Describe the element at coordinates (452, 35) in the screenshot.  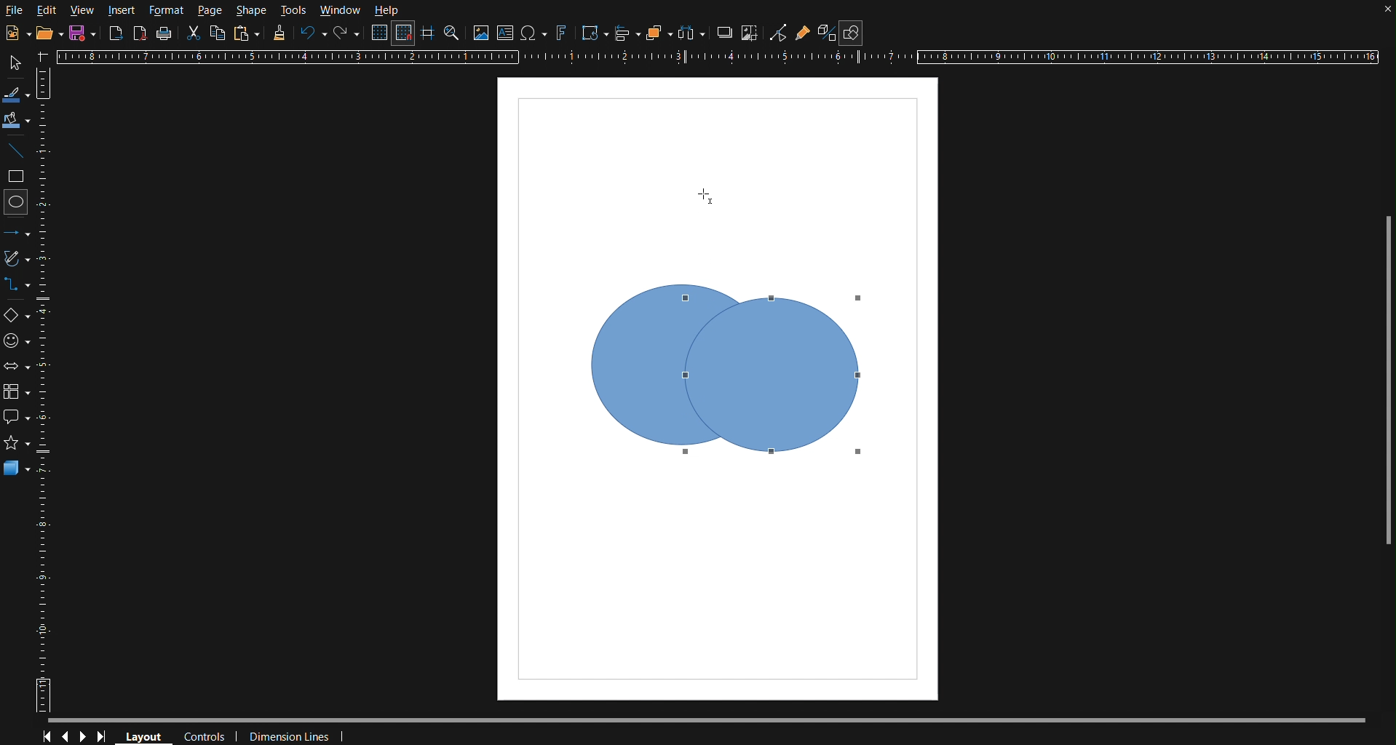
I see `Zoom and Pan` at that location.